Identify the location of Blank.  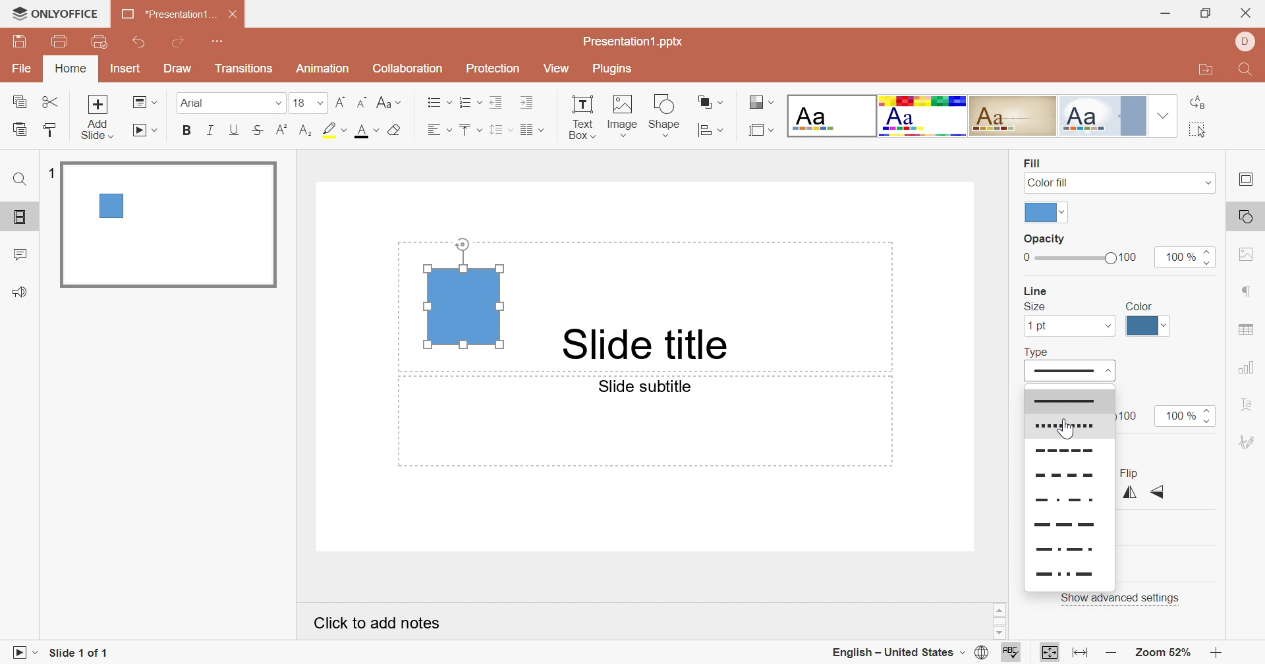
(831, 117).